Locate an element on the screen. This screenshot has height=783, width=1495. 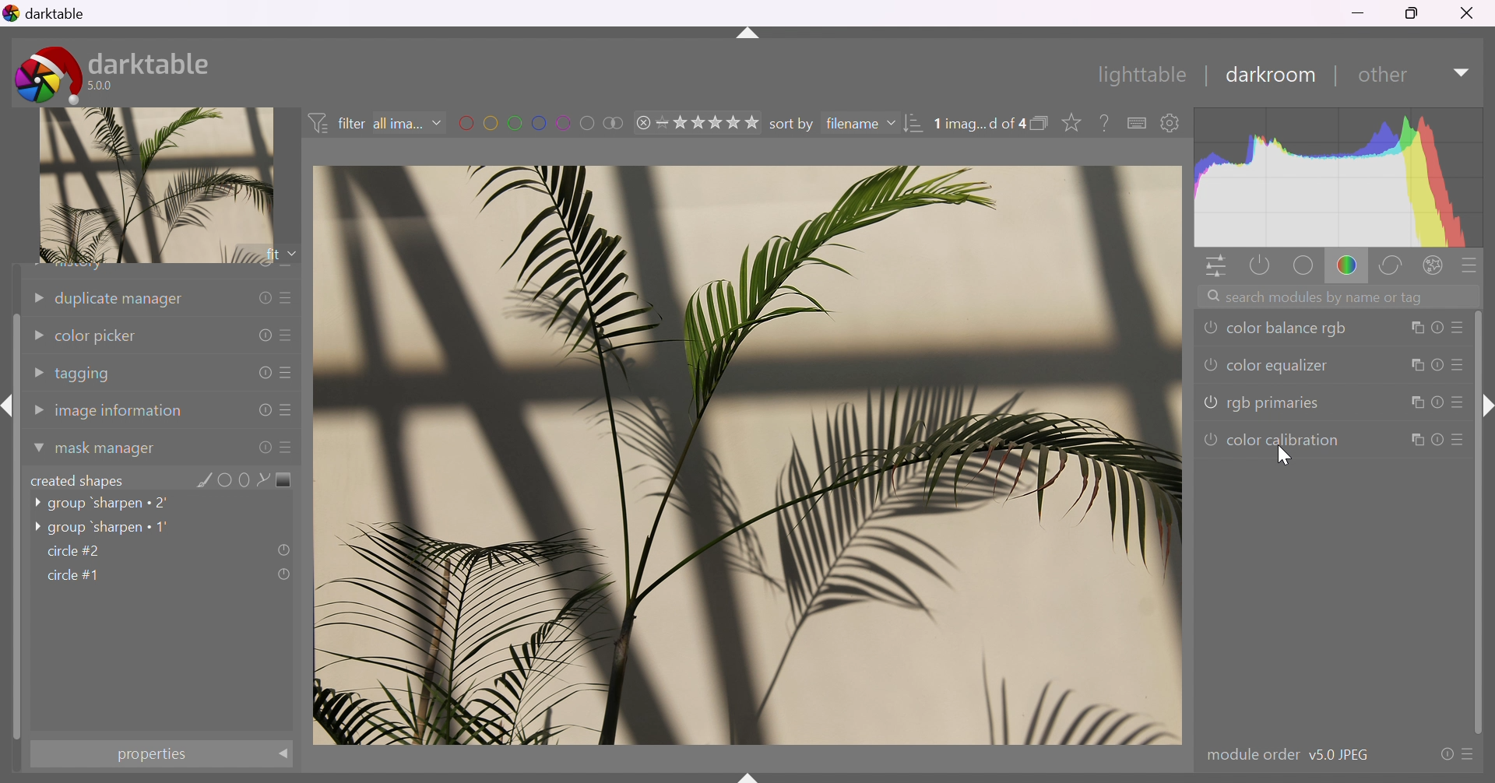
properties is located at coordinates (164, 753).